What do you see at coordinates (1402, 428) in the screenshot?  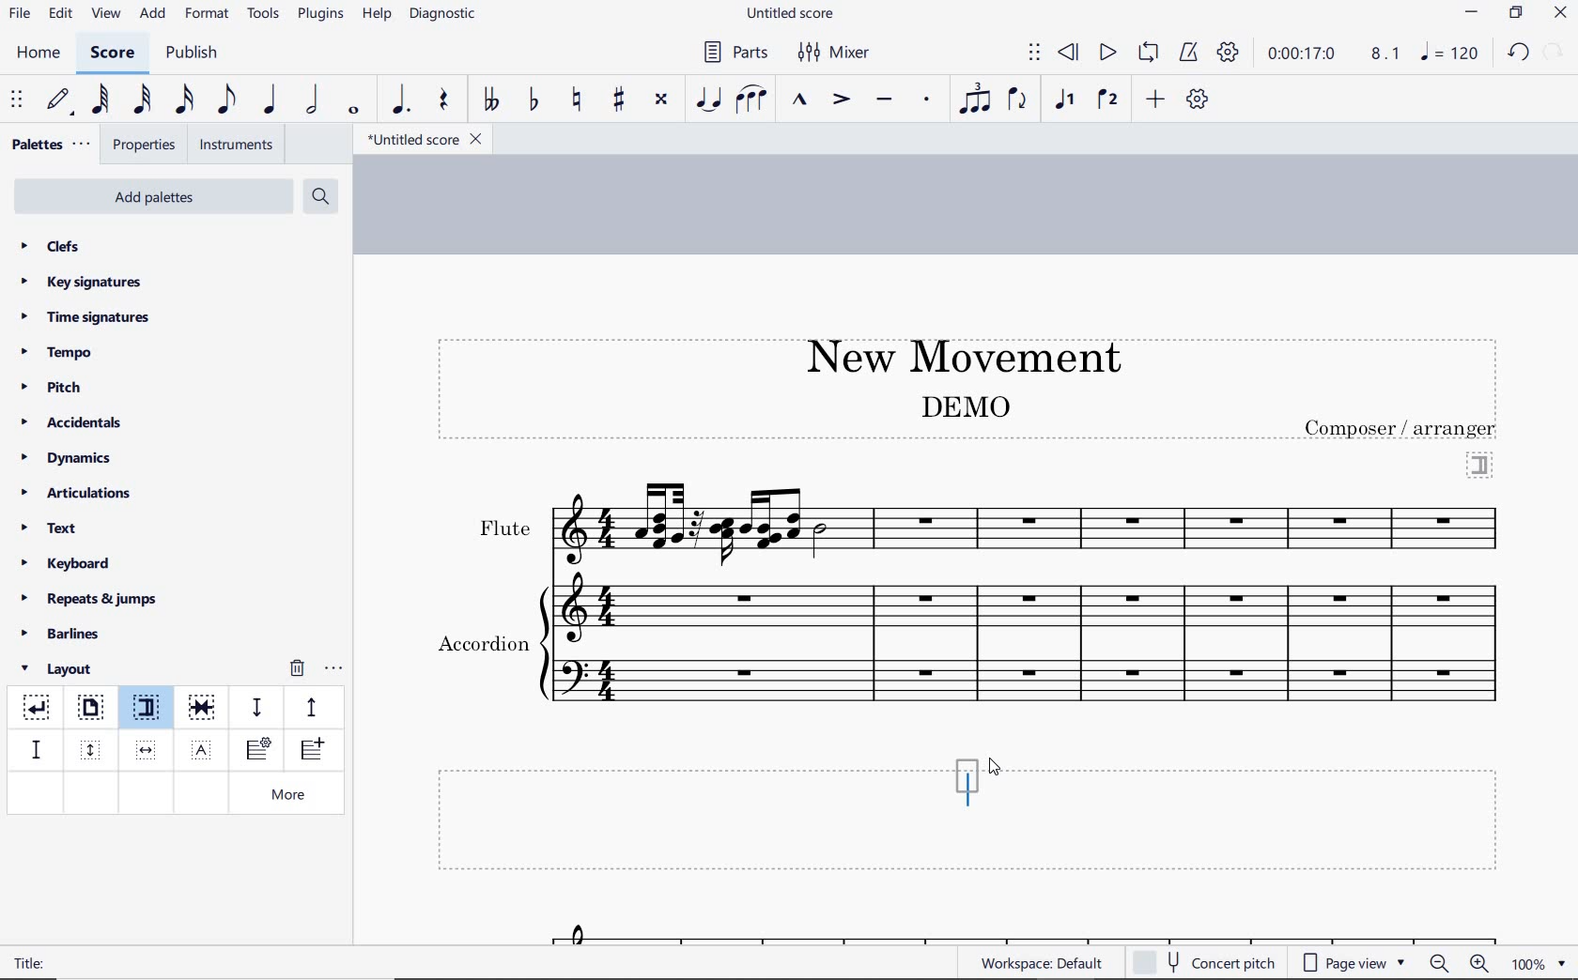 I see `text` at bounding box center [1402, 428].